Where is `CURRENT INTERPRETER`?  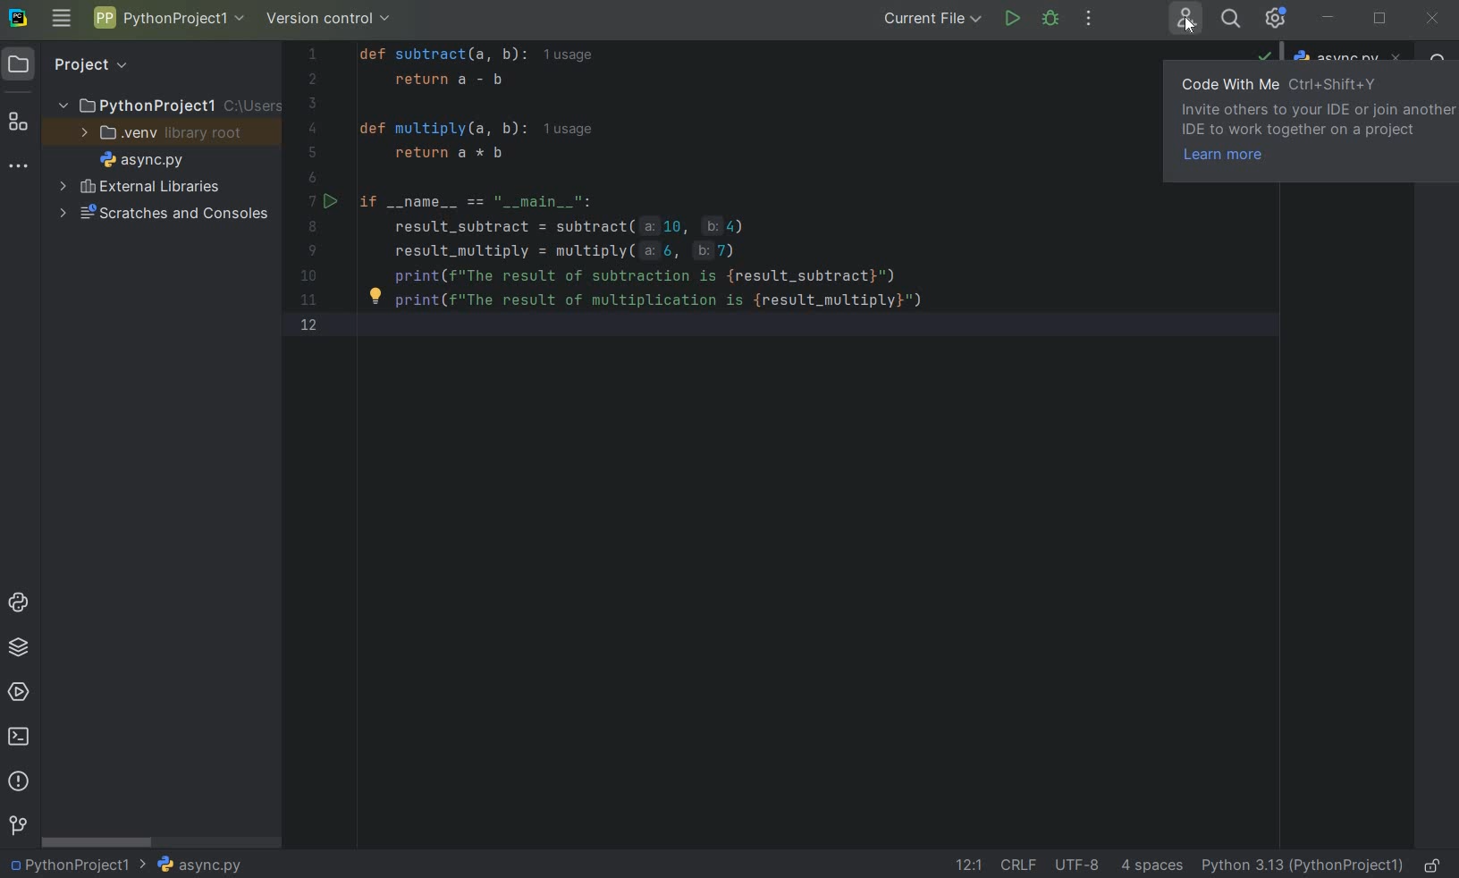
CURRENT INTERPRETER is located at coordinates (1302, 865).